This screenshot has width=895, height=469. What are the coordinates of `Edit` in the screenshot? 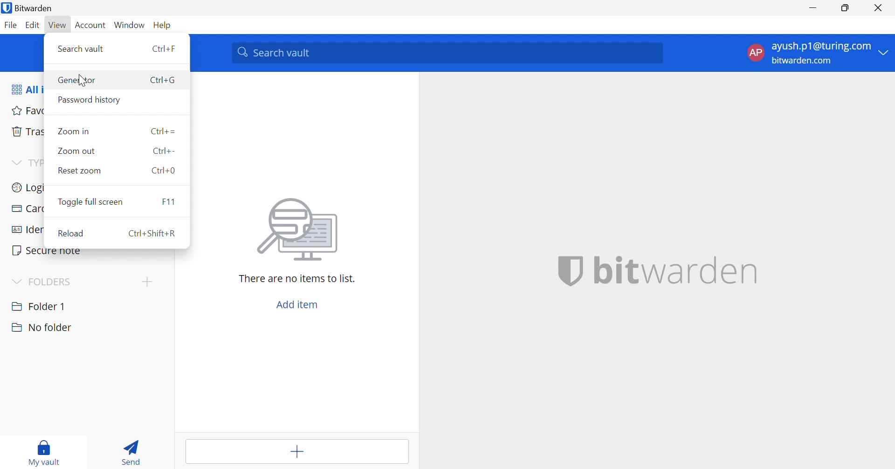 It's located at (34, 26).